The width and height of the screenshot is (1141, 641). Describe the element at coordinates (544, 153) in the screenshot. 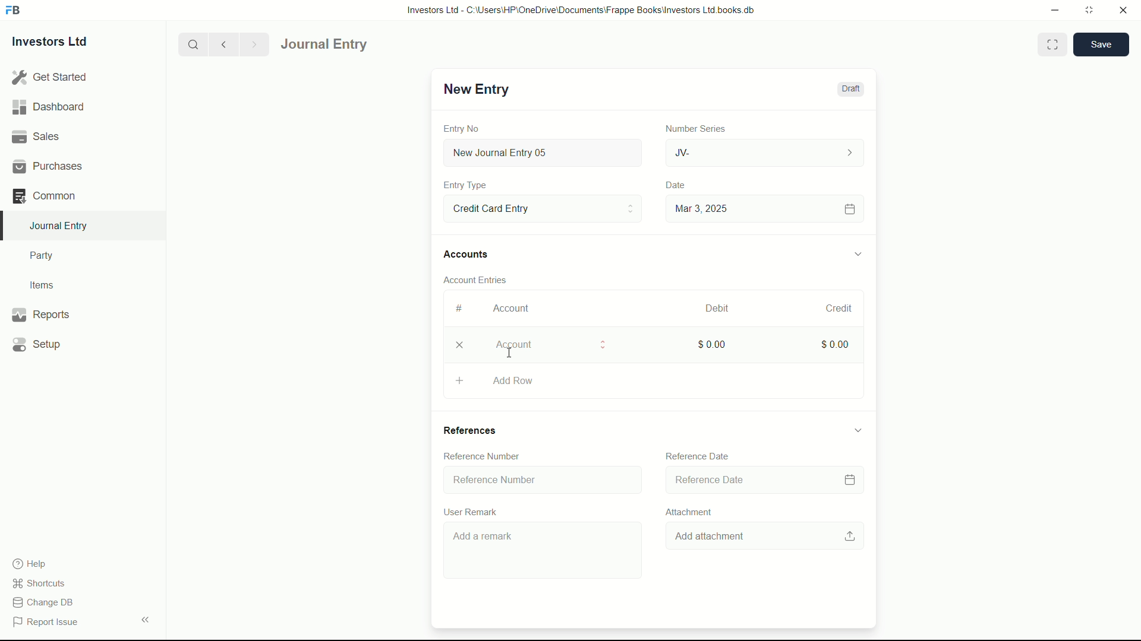

I see `New Journal Entry 05` at that location.